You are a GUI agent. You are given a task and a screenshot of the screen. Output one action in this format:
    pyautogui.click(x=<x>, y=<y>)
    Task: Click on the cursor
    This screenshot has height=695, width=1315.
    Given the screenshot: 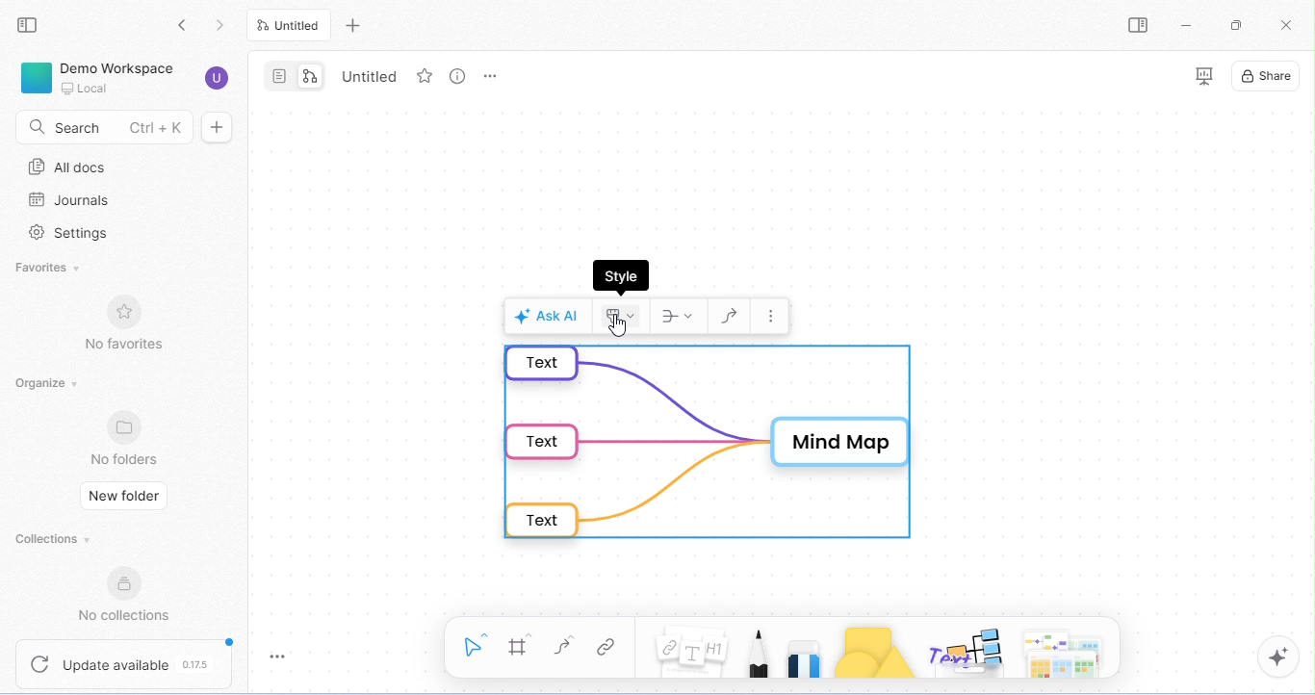 What is the action you would take?
    pyautogui.click(x=616, y=327)
    